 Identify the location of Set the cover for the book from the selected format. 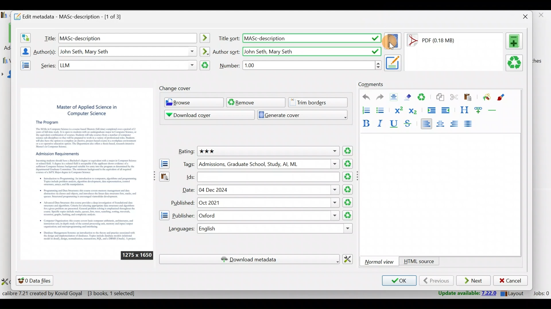
(393, 38).